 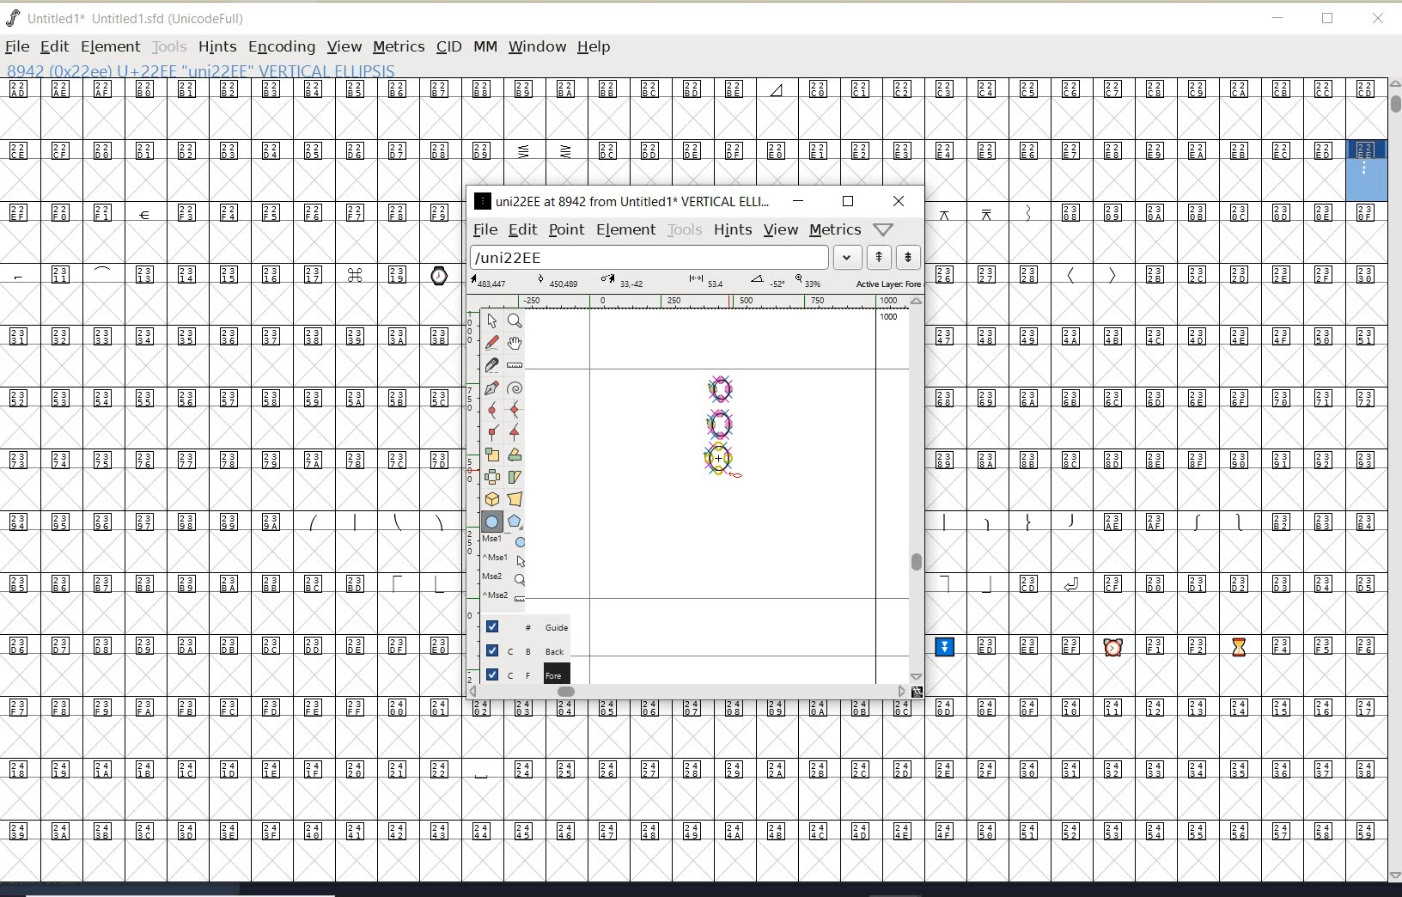 What do you see at coordinates (492, 477) in the screenshot?
I see `flip the selection` at bounding box center [492, 477].